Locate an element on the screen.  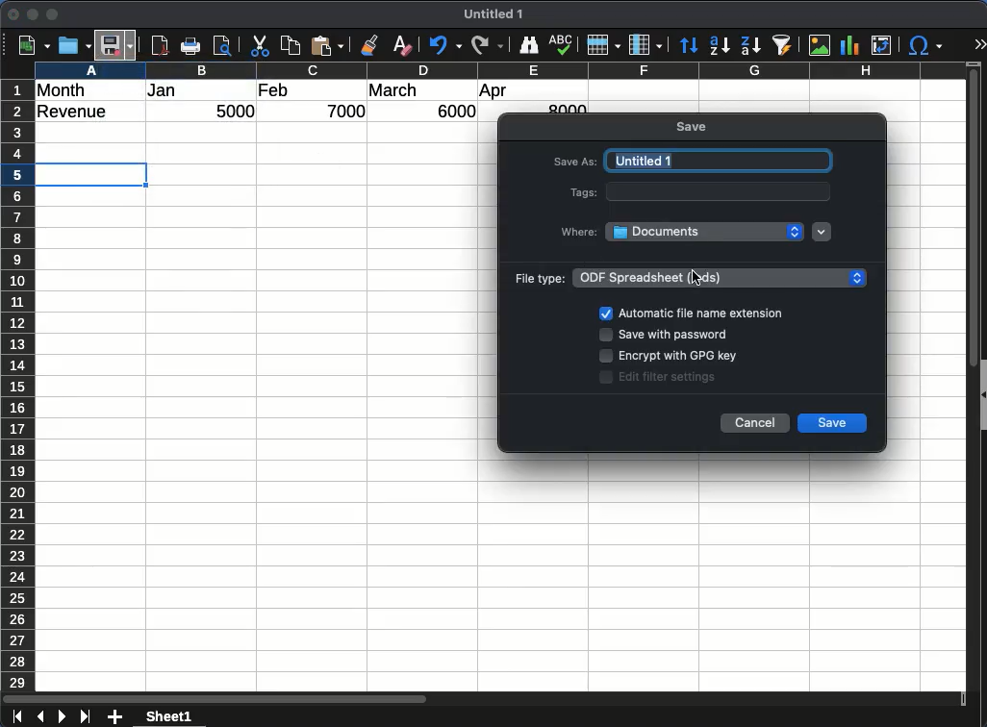
untitled 1 is located at coordinates (718, 161).